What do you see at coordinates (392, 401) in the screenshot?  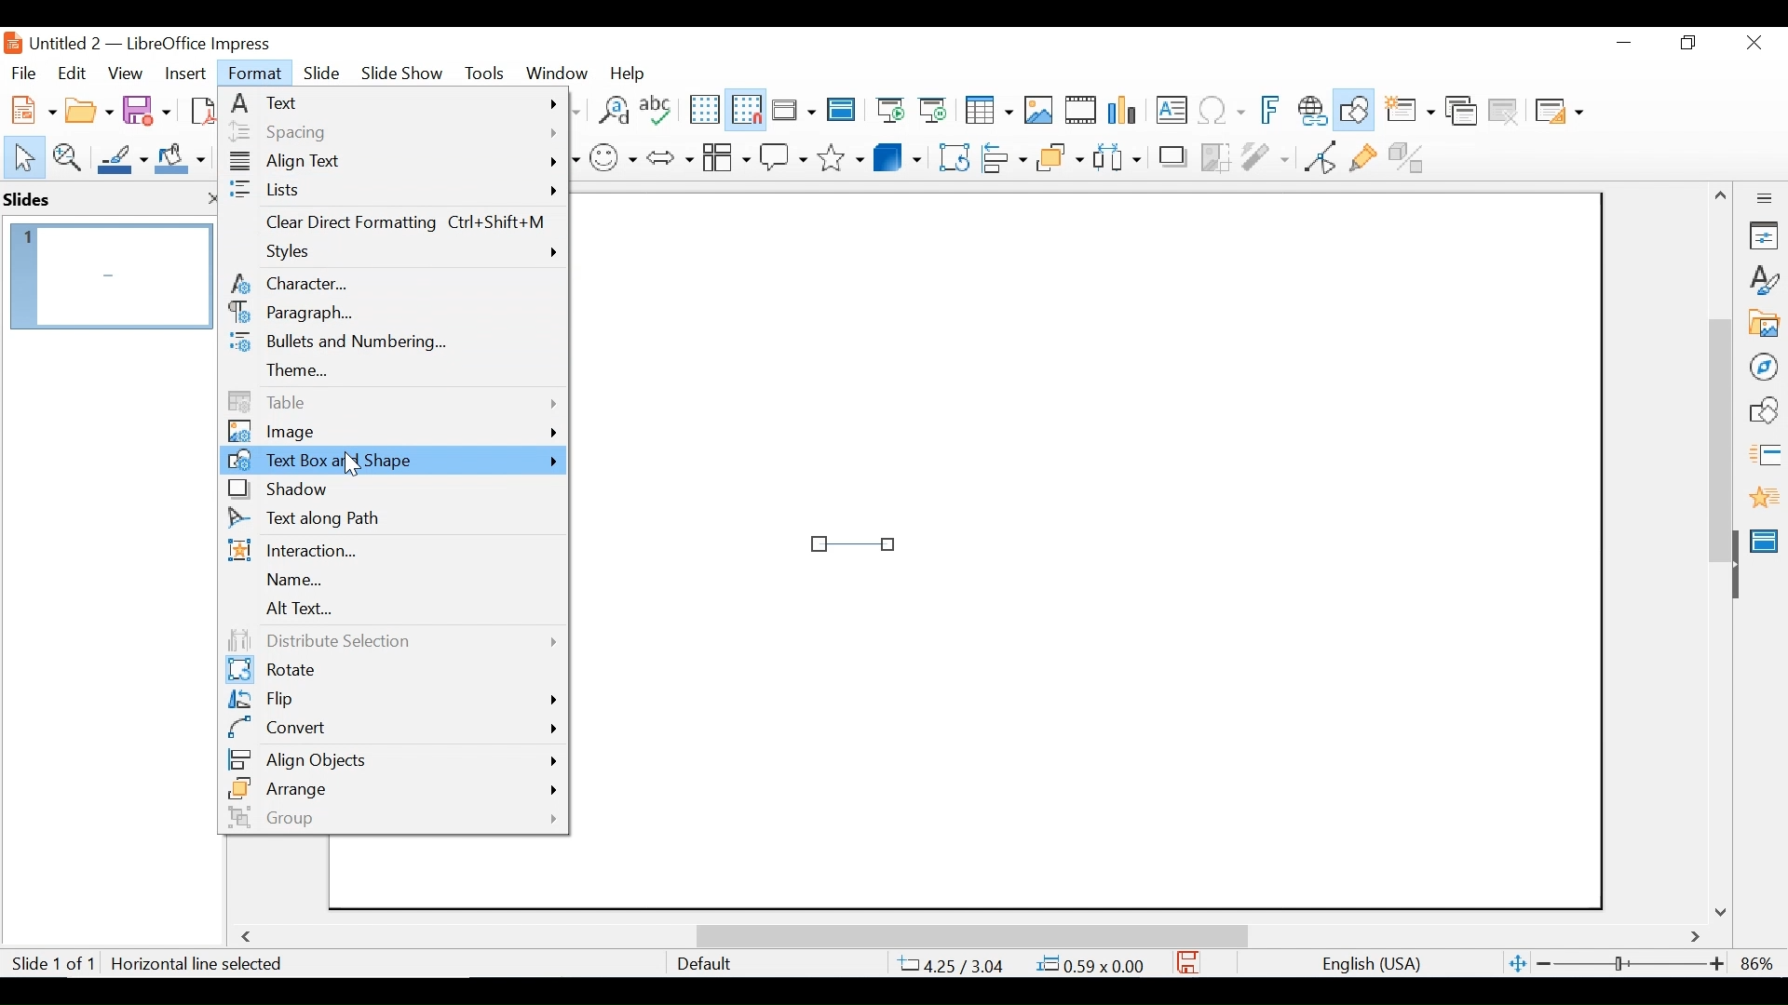 I see `Table` at bounding box center [392, 401].